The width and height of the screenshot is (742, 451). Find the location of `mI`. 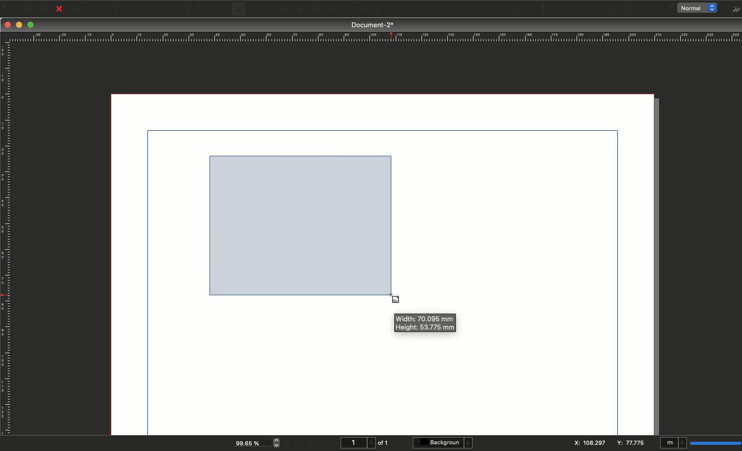

mI is located at coordinates (673, 444).